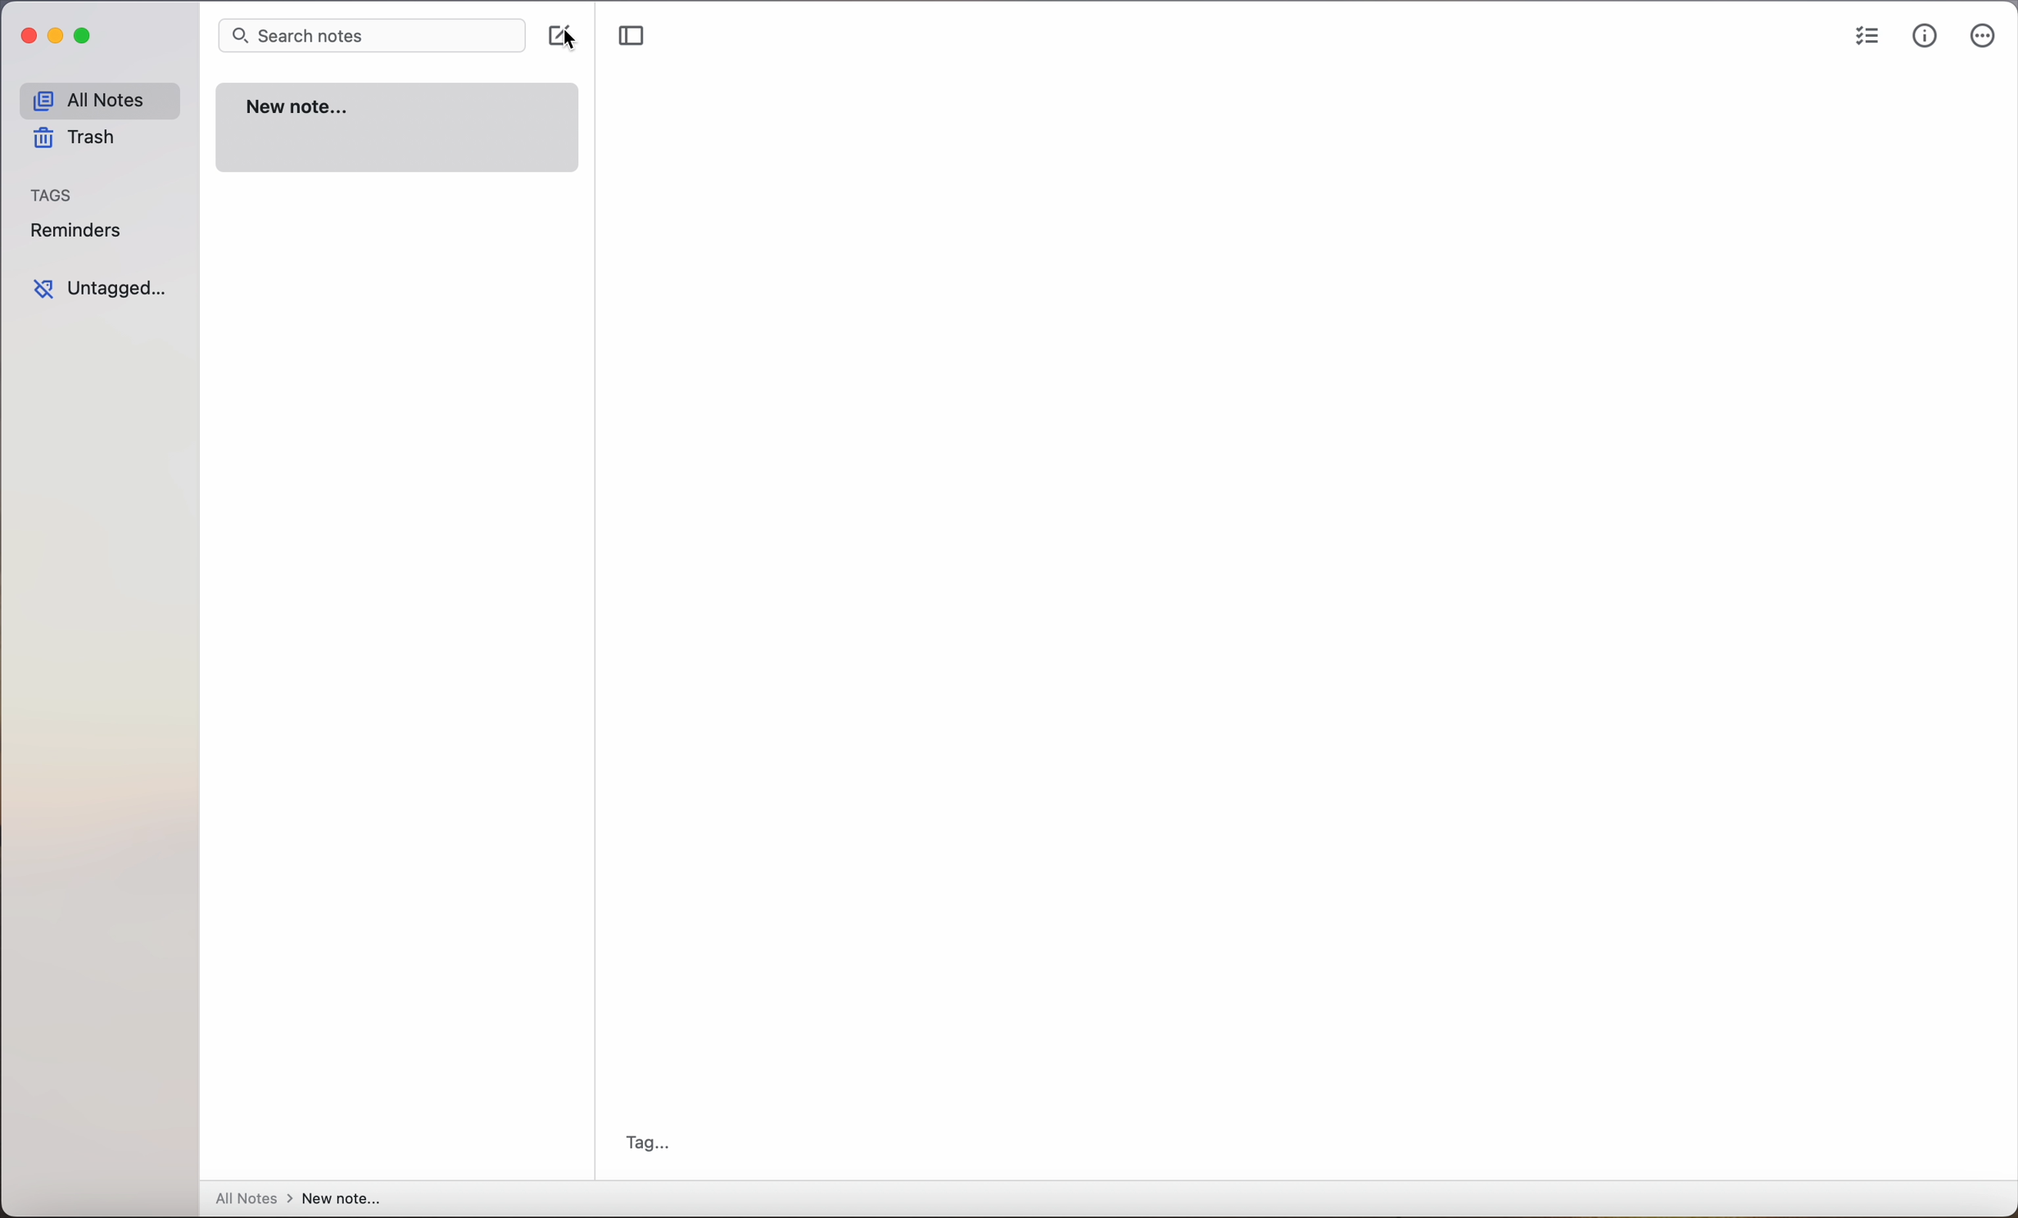  I want to click on search bar, so click(369, 37).